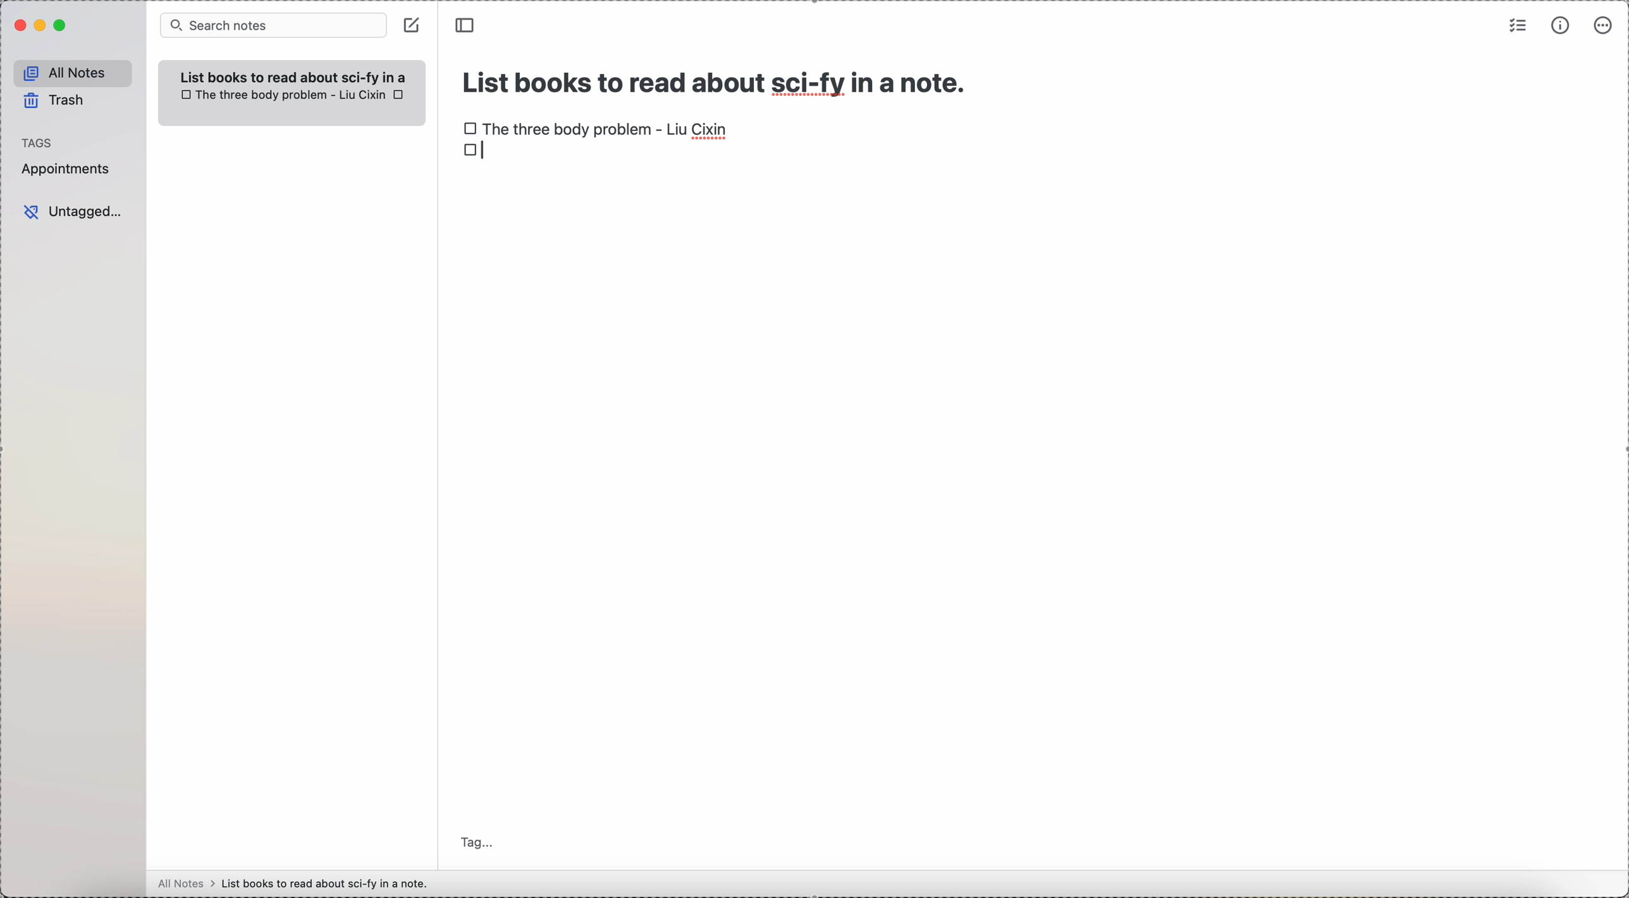 This screenshot has width=1629, height=898. What do you see at coordinates (474, 154) in the screenshot?
I see `checkbox` at bounding box center [474, 154].